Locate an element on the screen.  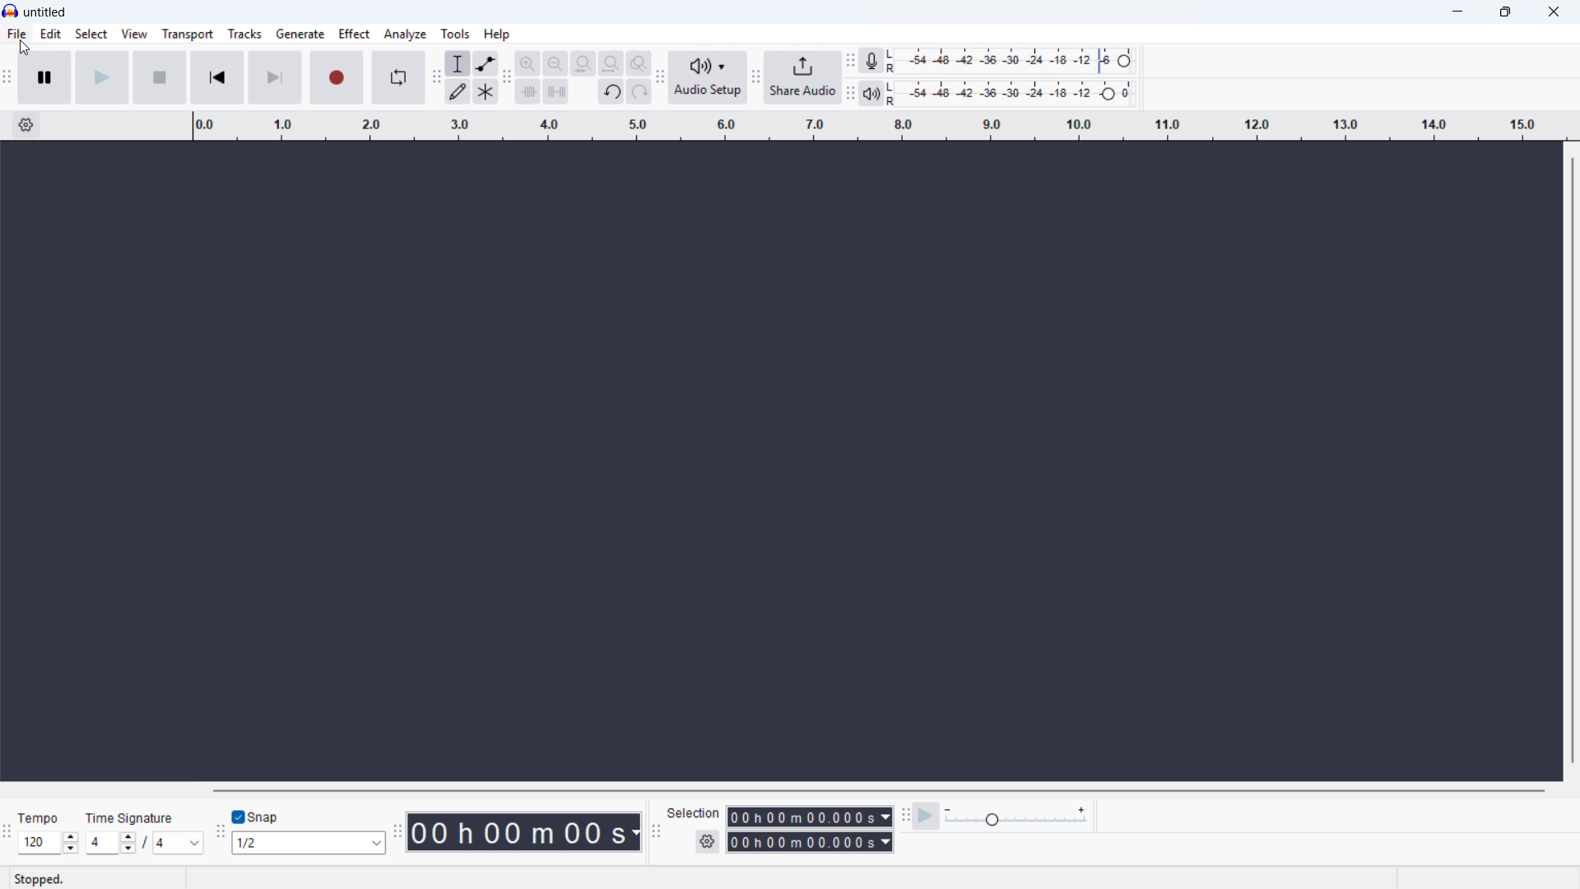
Fit project to width  is located at coordinates (583, 64).